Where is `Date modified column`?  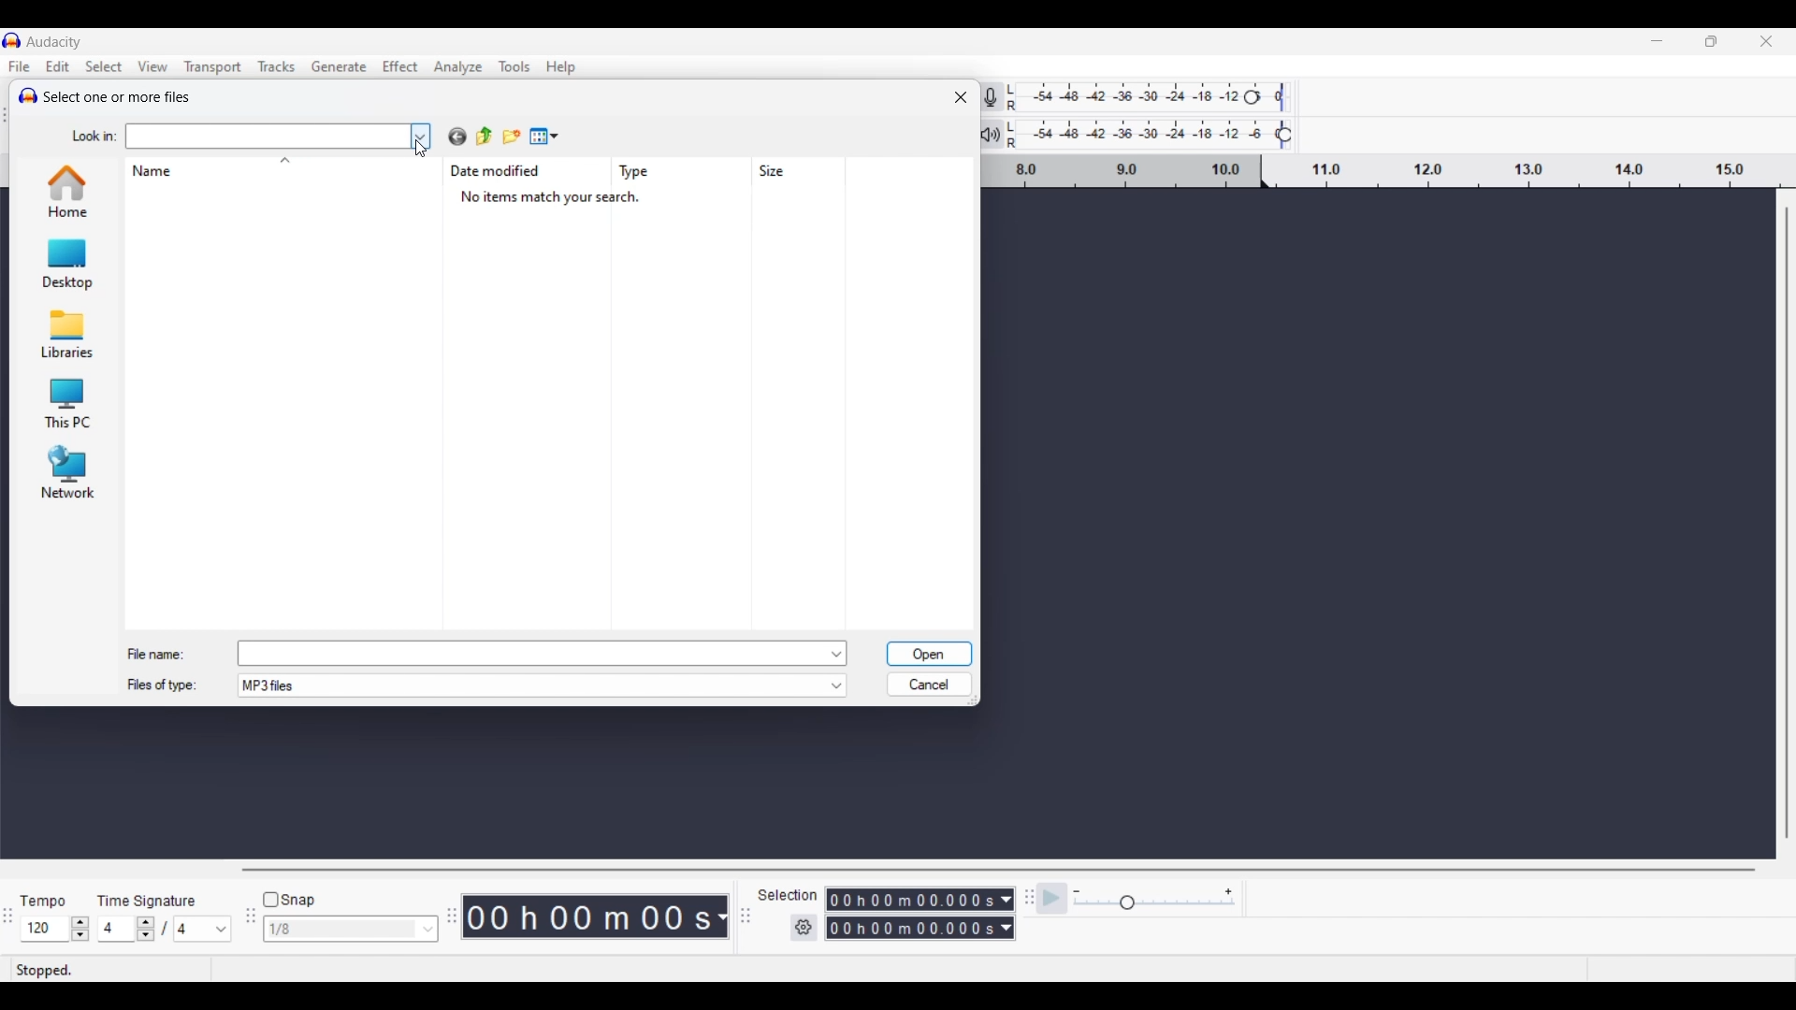
Date modified column is located at coordinates (500, 171).